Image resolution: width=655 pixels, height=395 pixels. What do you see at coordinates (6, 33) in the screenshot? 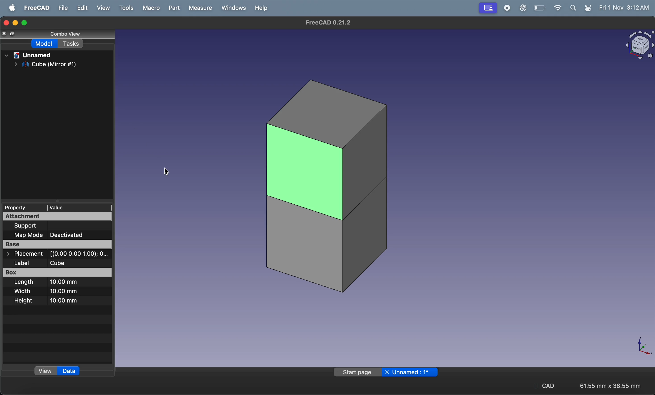
I see `close` at bounding box center [6, 33].